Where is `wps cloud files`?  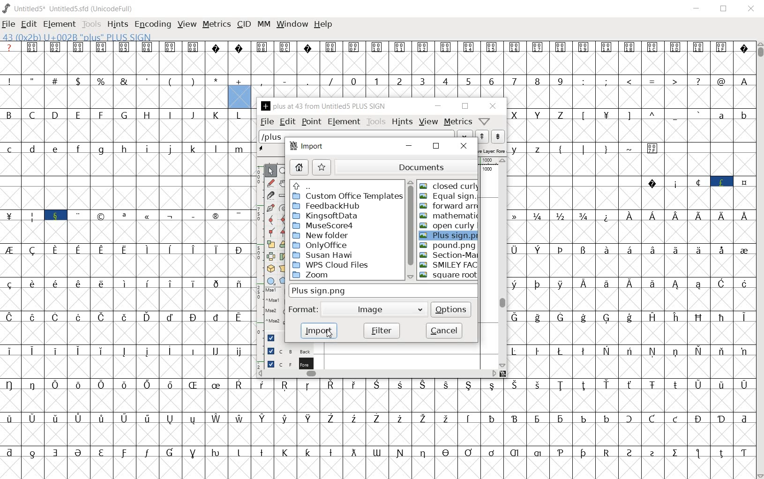 wps cloud files is located at coordinates (332, 264).